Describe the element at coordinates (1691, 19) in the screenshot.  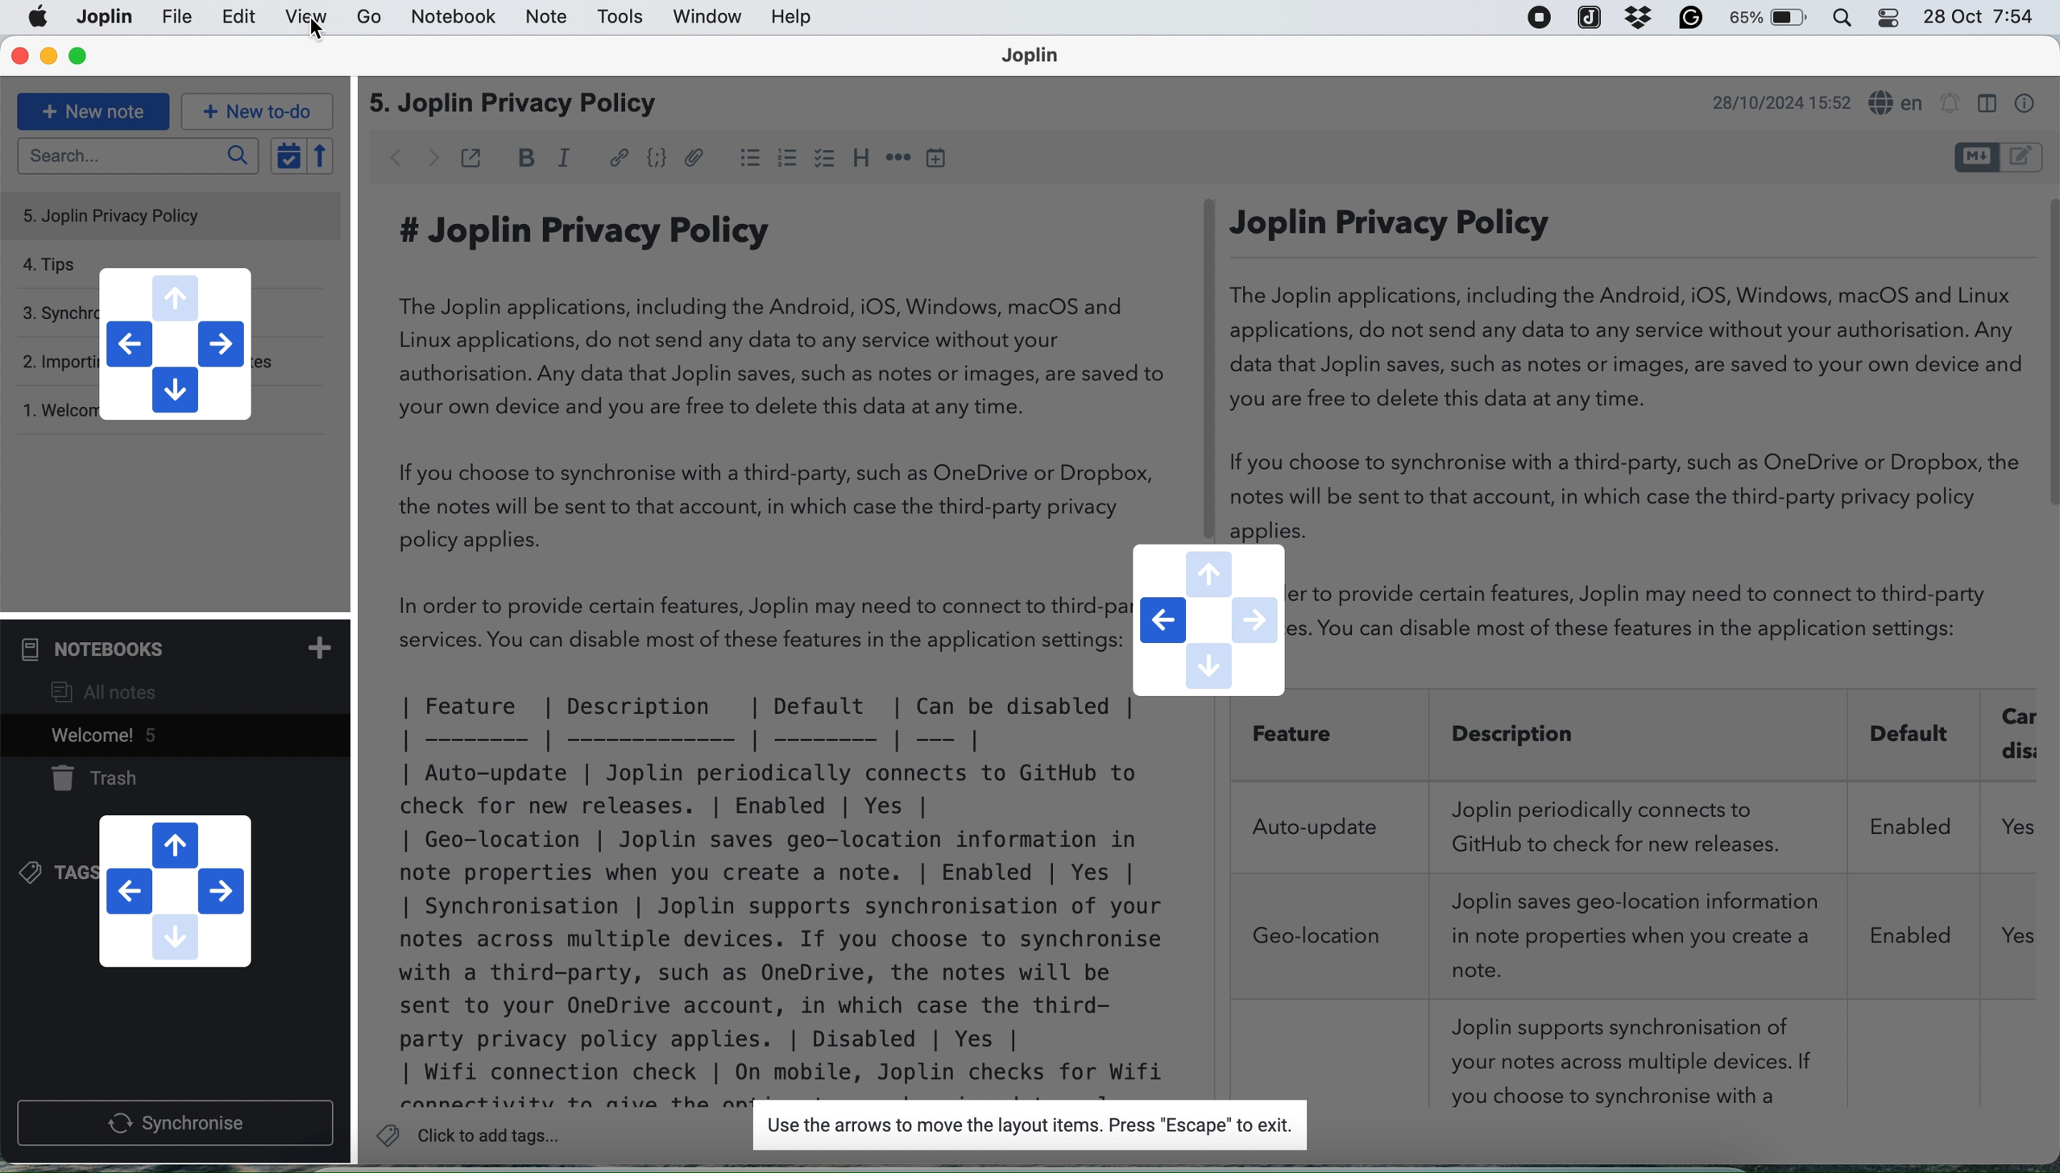
I see `grammarly` at that location.